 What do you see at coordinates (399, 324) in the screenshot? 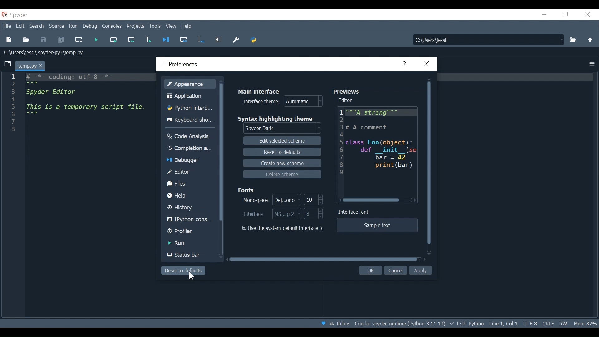
I see `Conda: Spyder-runtime` at bounding box center [399, 324].